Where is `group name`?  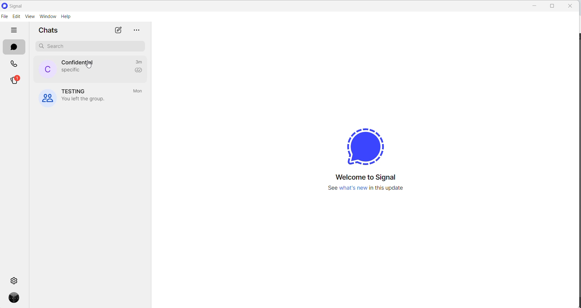
group name is located at coordinates (74, 91).